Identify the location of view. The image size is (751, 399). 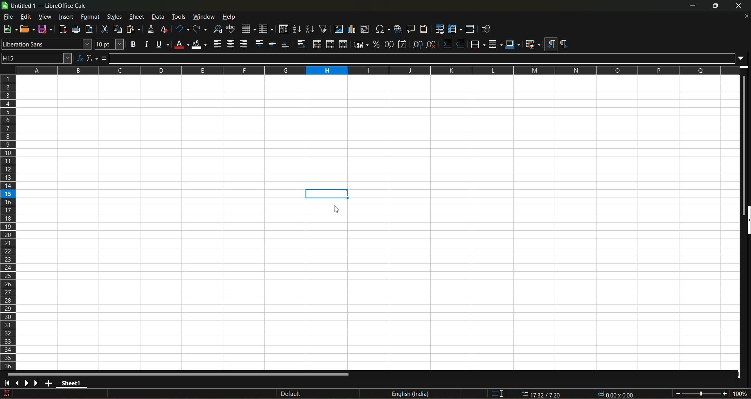
(44, 17).